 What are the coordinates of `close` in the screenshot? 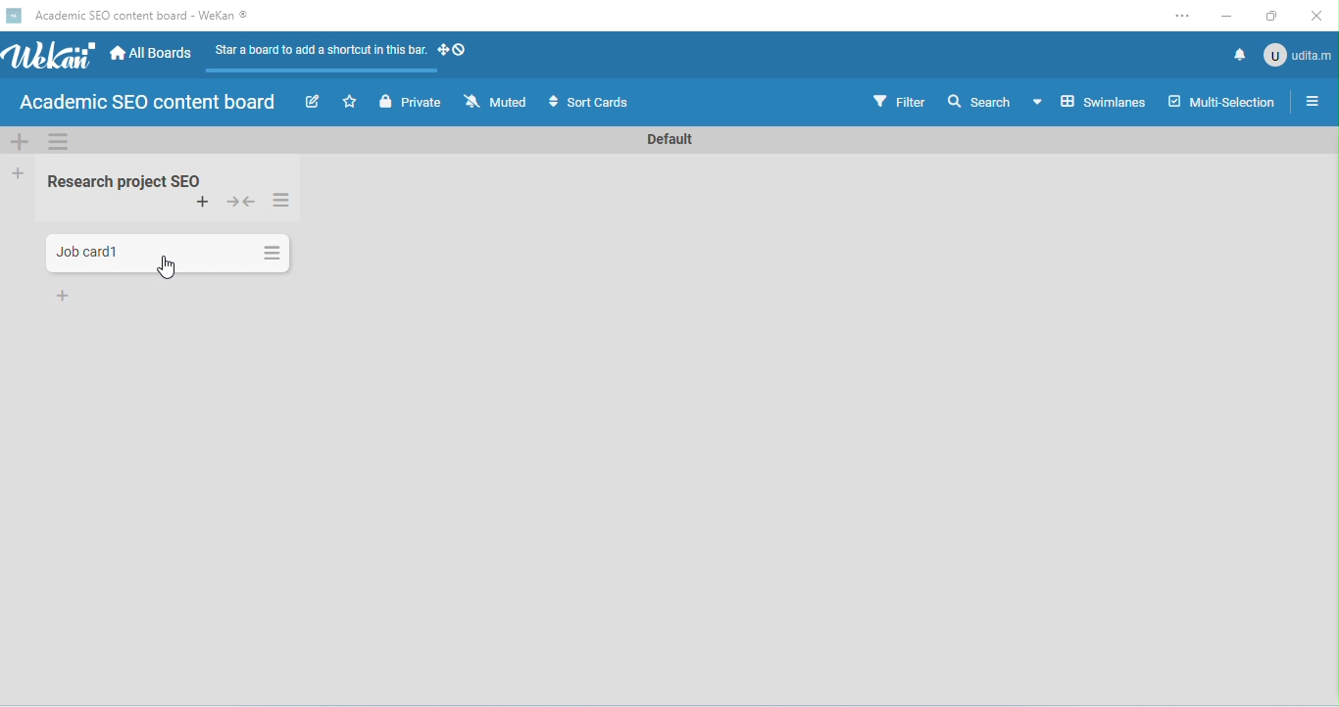 It's located at (1315, 17).